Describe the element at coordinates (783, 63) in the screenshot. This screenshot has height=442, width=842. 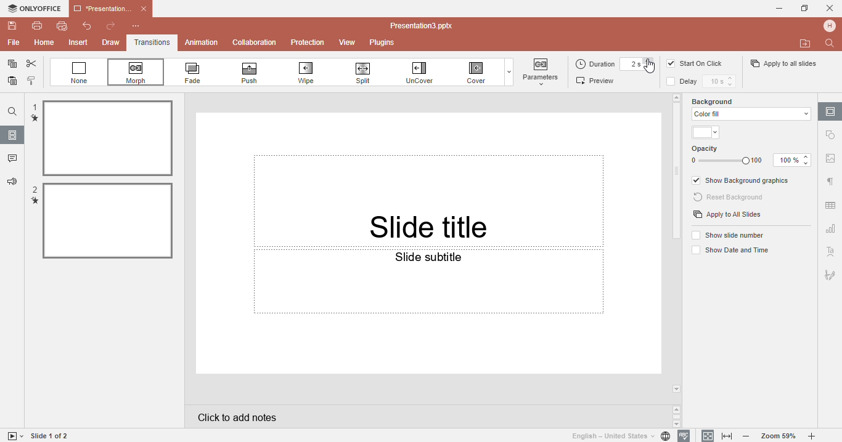
I see `Apply to all slides` at that location.